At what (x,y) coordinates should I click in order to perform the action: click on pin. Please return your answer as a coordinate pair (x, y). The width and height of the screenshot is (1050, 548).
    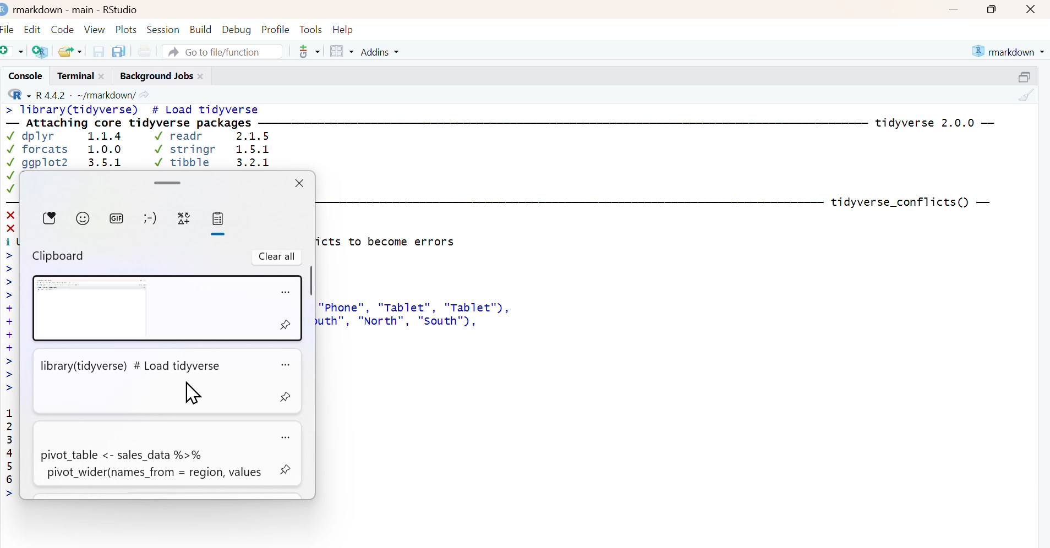
    Looking at the image, I should click on (287, 398).